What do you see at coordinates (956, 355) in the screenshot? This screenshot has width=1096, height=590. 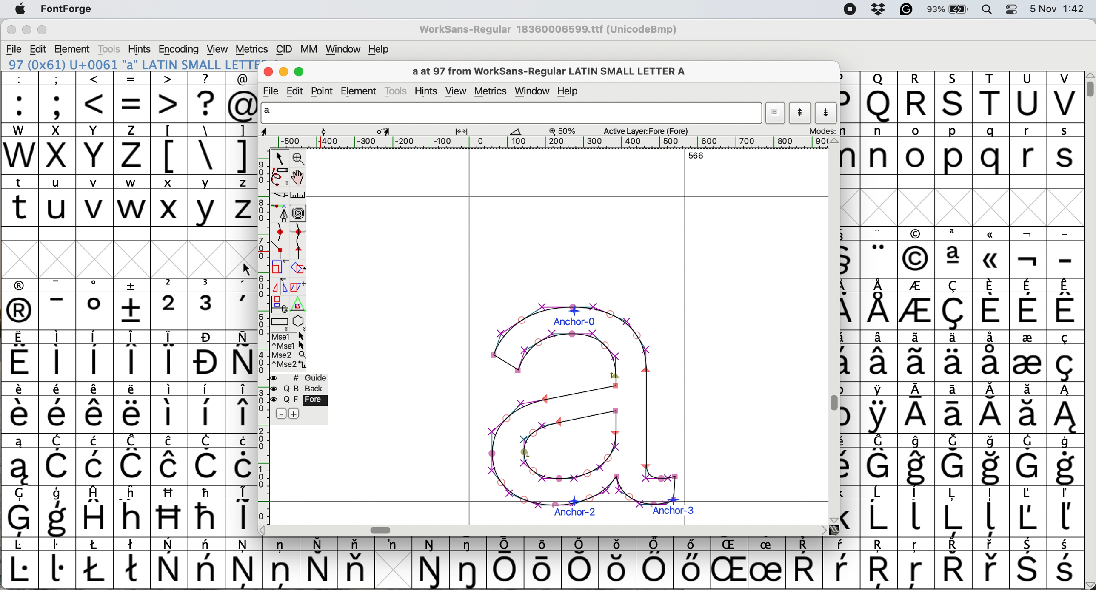 I see `symbol` at bounding box center [956, 355].